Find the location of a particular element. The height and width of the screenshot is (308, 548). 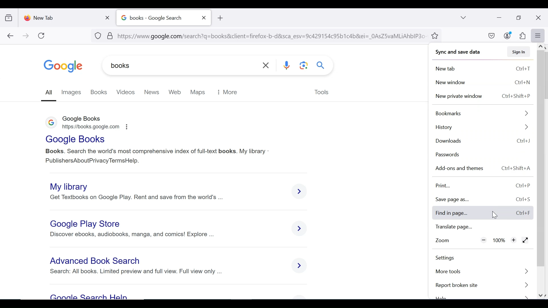

bookmarks is located at coordinates (482, 112).